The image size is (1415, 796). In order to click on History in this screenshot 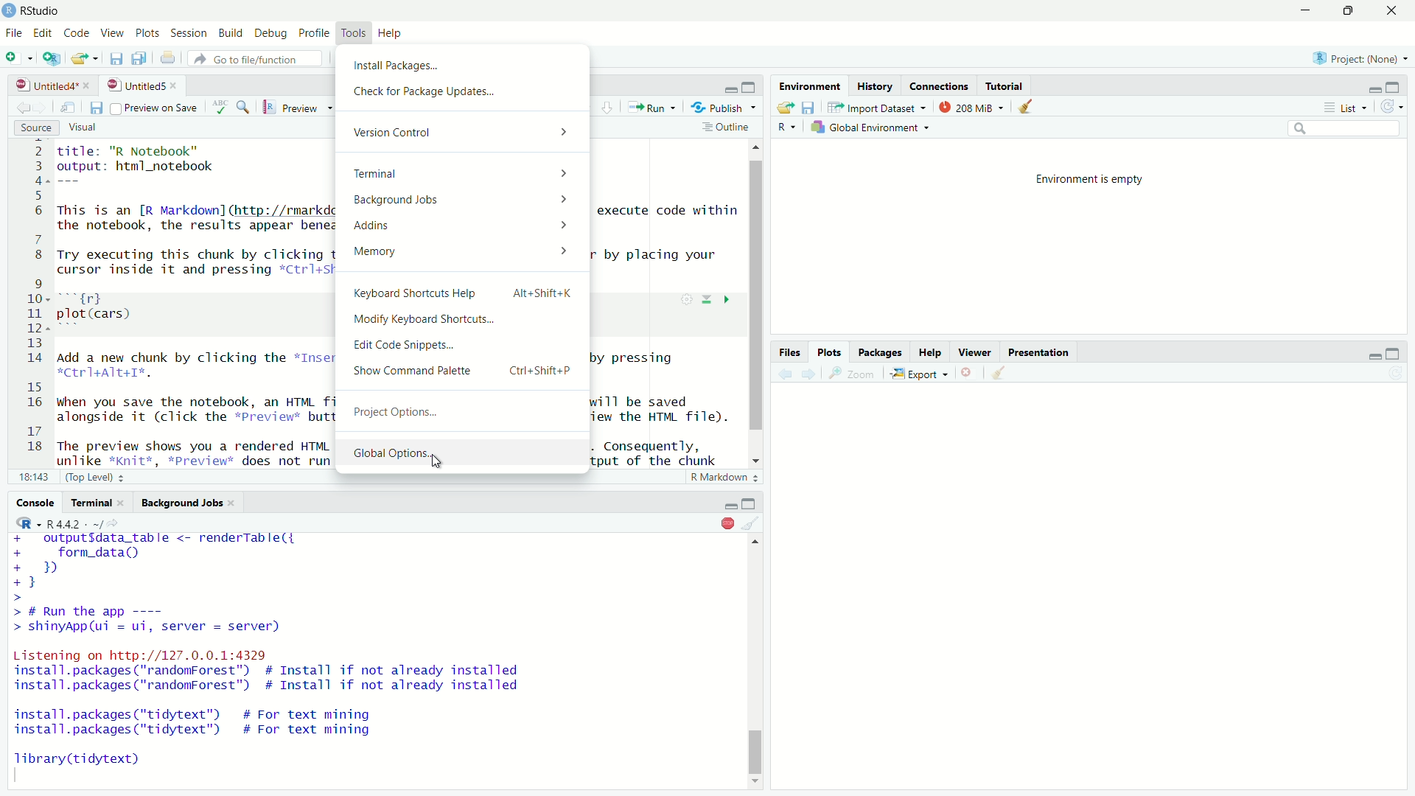, I will do `click(873, 85)`.